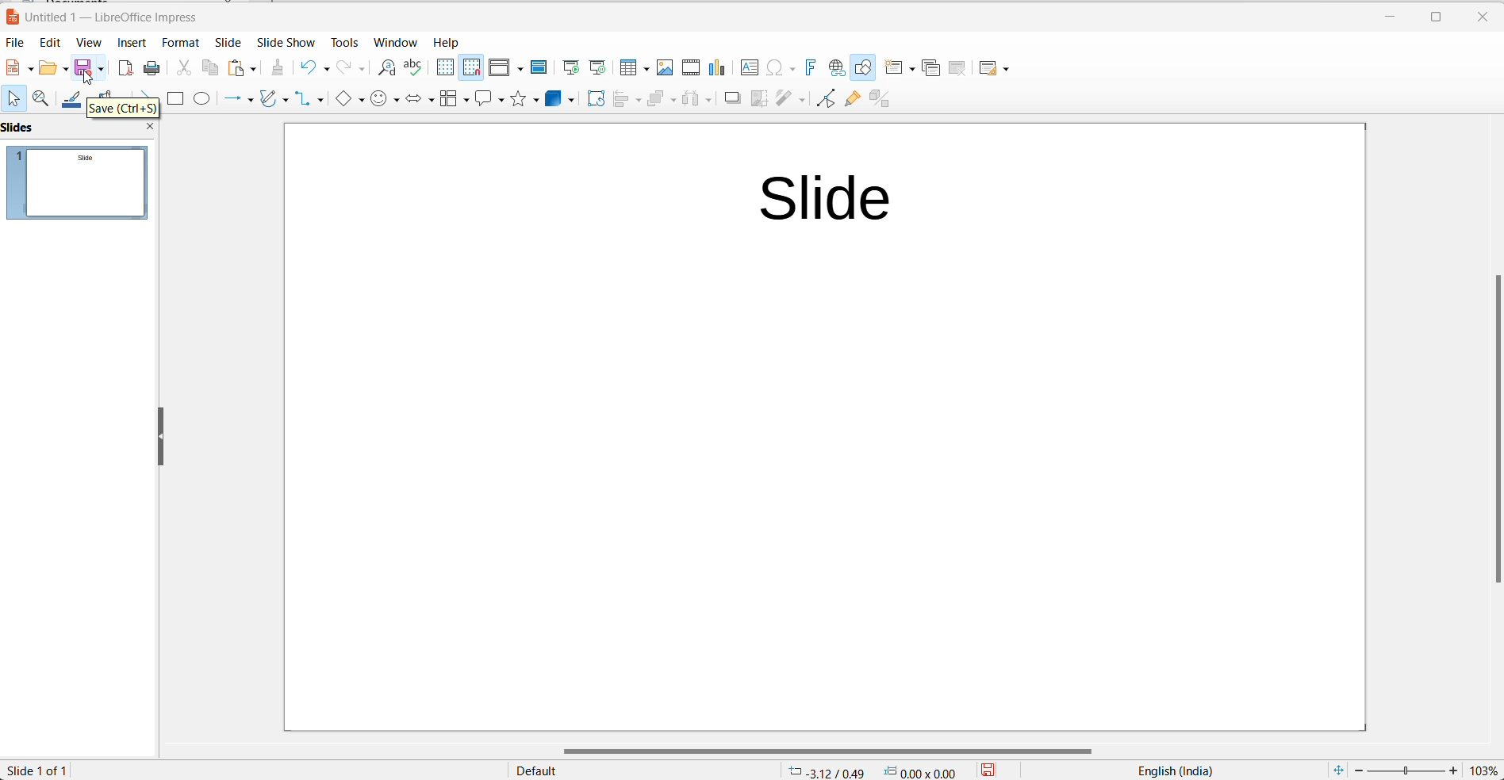  Describe the element at coordinates (633, 69) in the screenshot. I see `insert table` at that location.